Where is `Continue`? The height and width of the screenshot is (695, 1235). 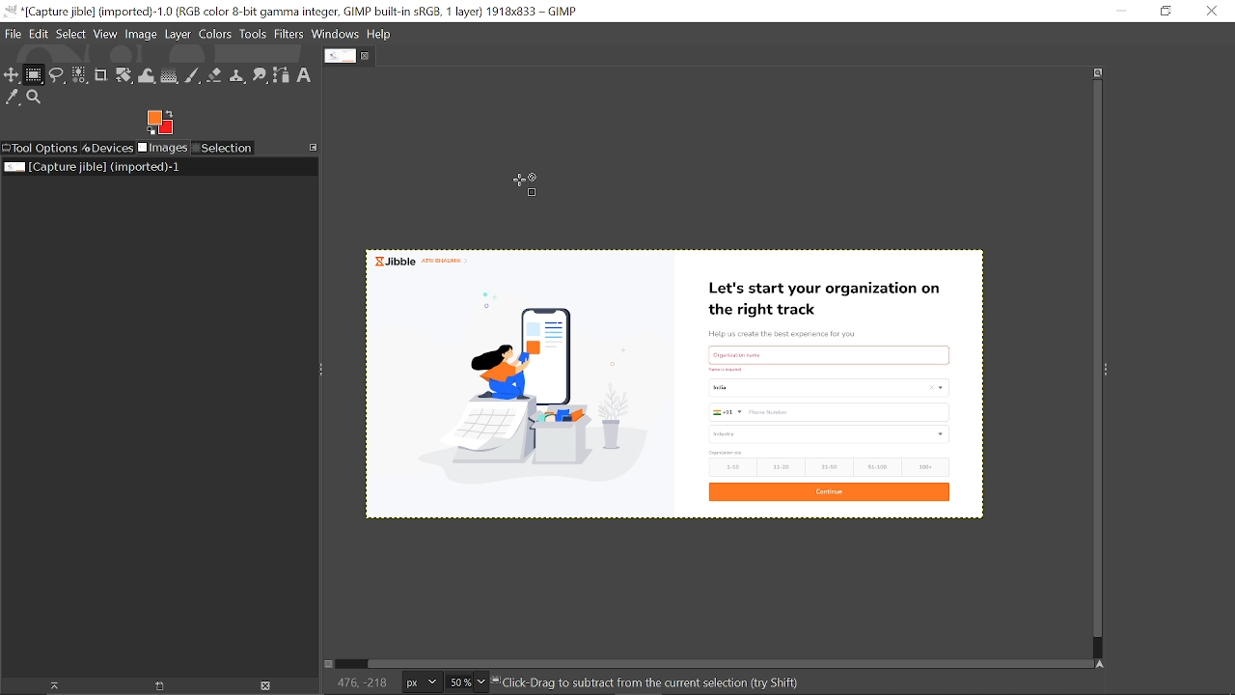
Continue is located at coordinates (830, 492).